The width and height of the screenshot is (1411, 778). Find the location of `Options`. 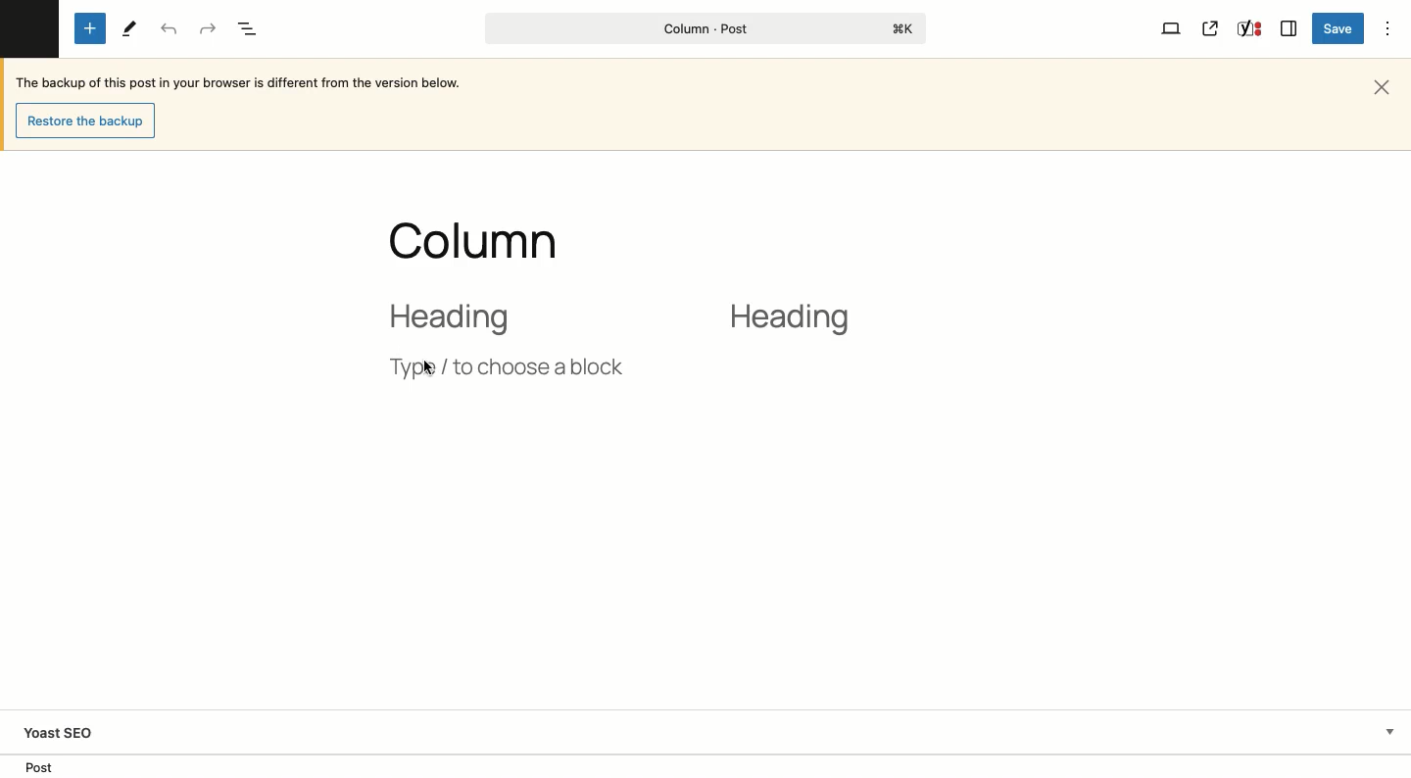

Options is located at coordinates (1389, 27).